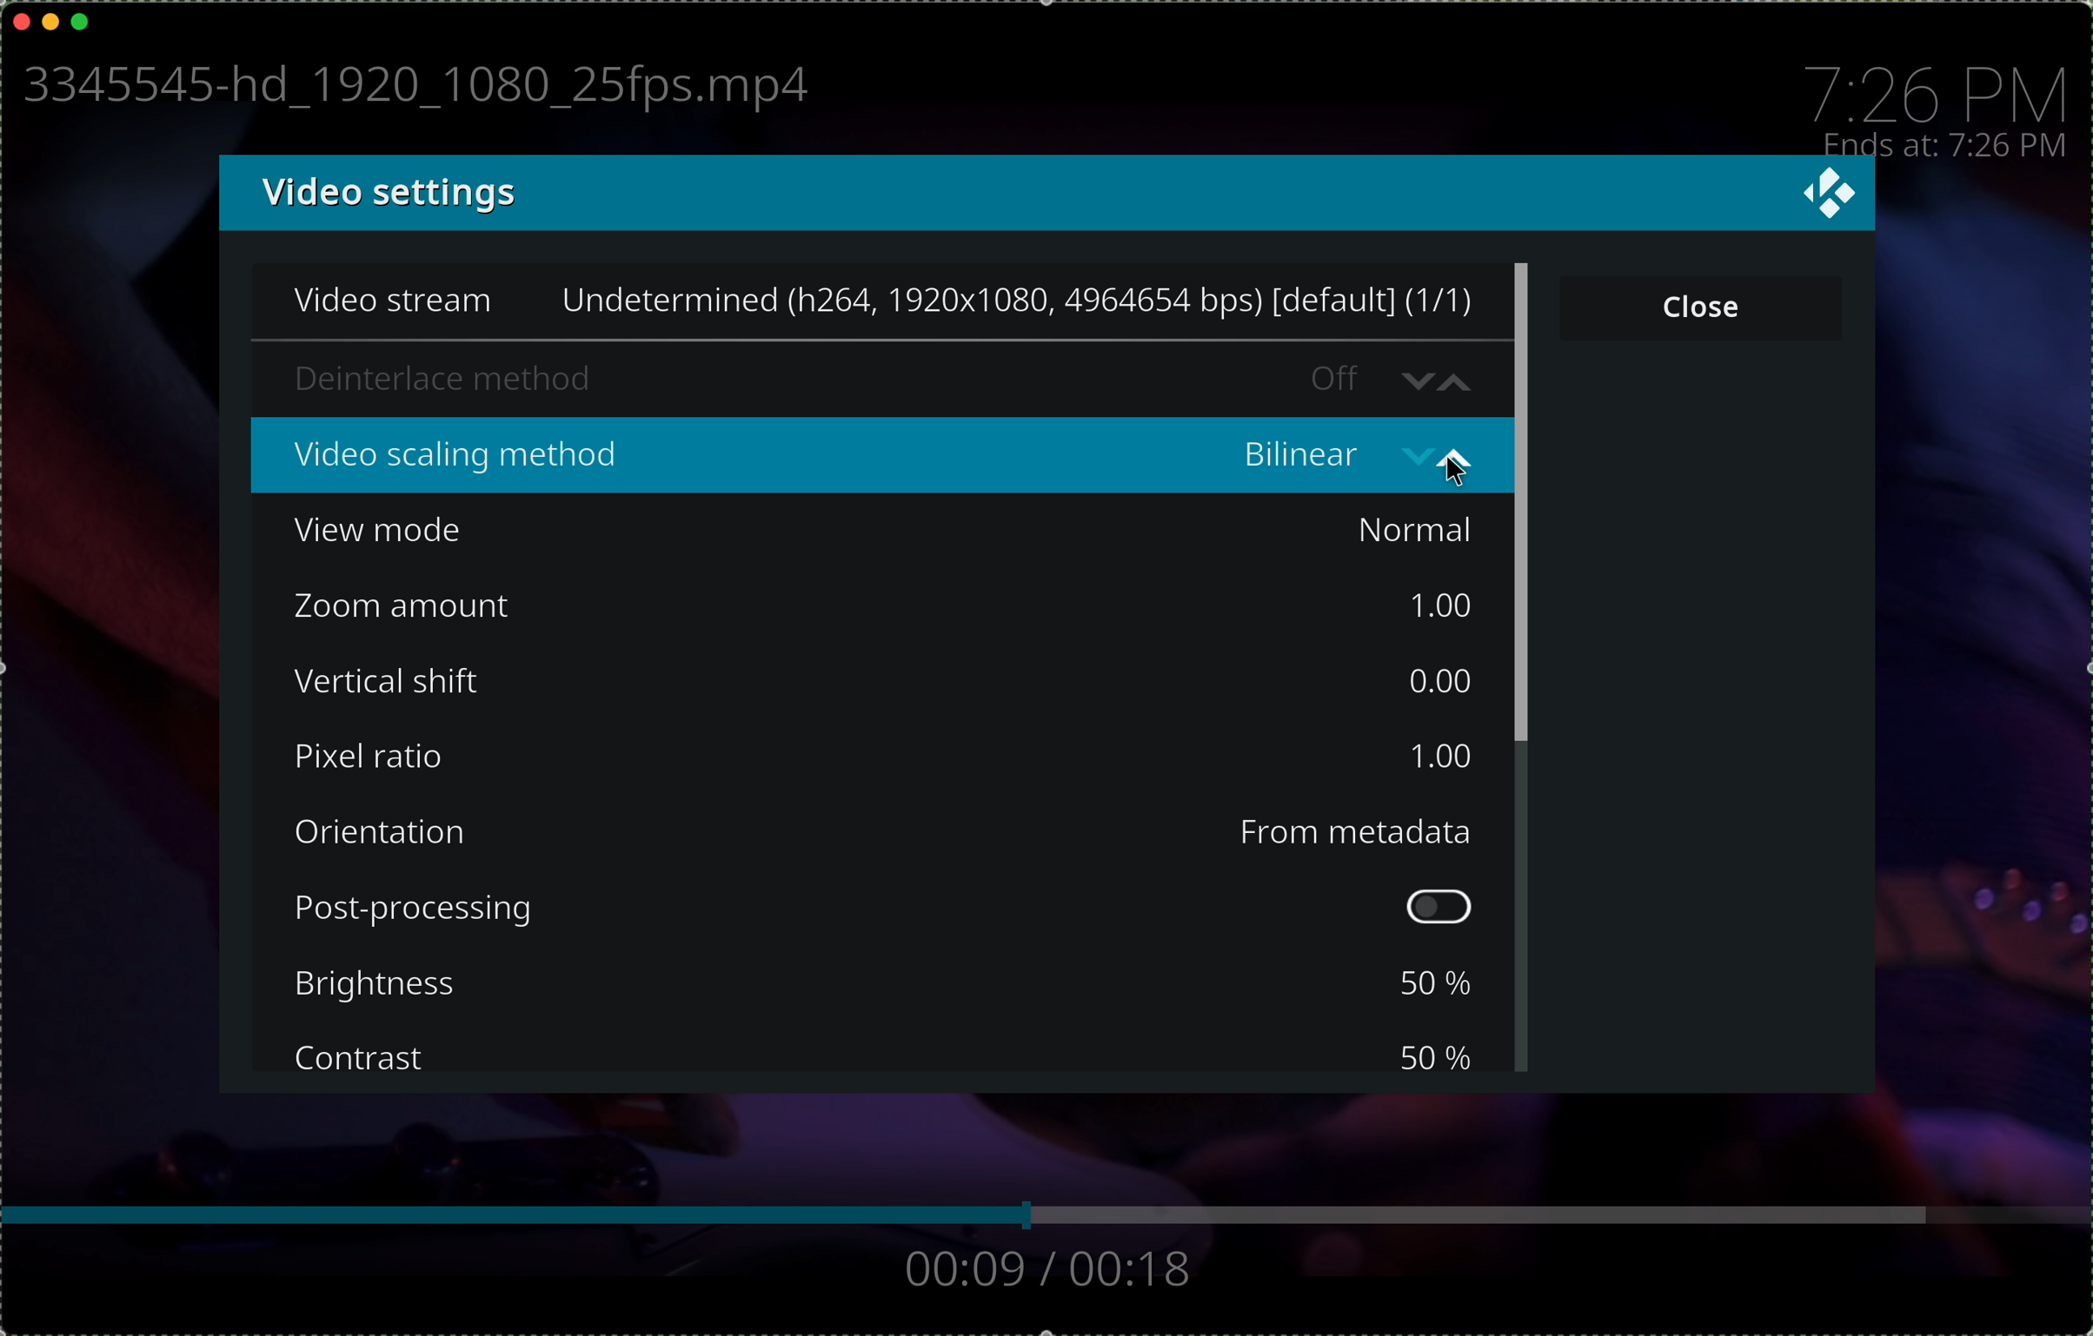  Describe the element at coordinates (409, 89) in the screenshot. I see `name file` at that location.